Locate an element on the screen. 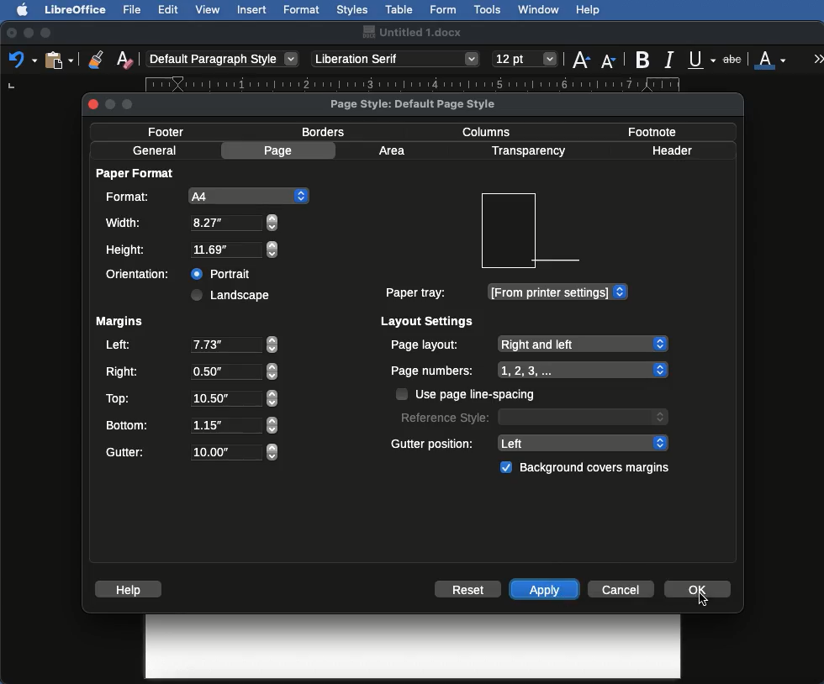   is located at coordinates (702, 597).